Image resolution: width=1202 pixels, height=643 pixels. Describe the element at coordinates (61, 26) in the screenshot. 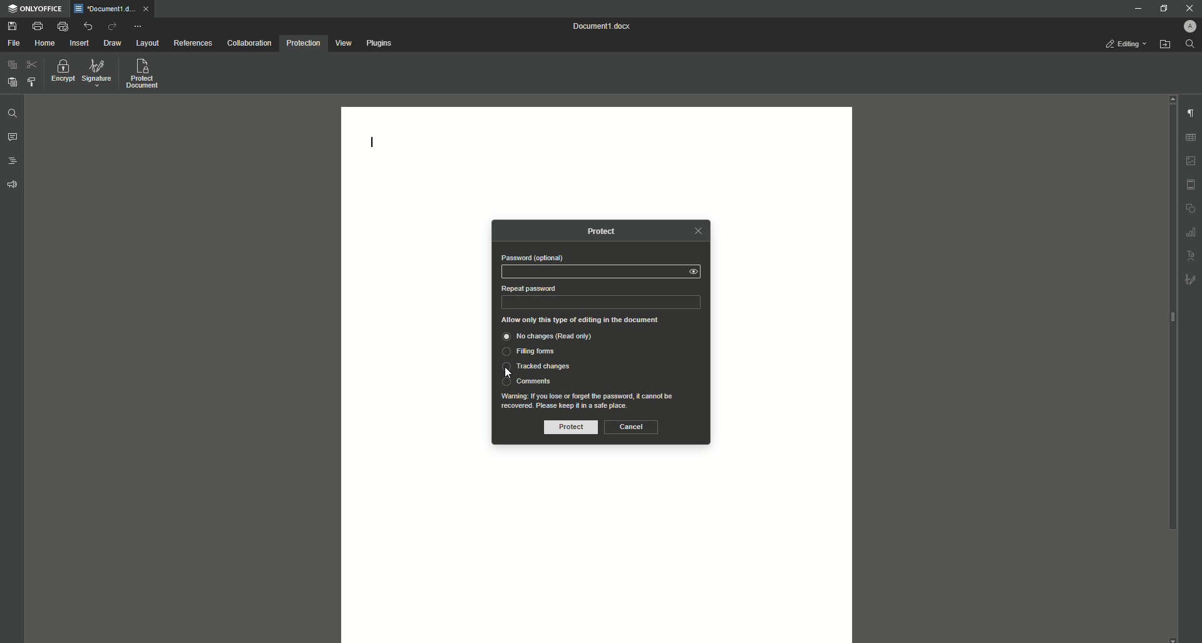

I see `Quick print` at that location.